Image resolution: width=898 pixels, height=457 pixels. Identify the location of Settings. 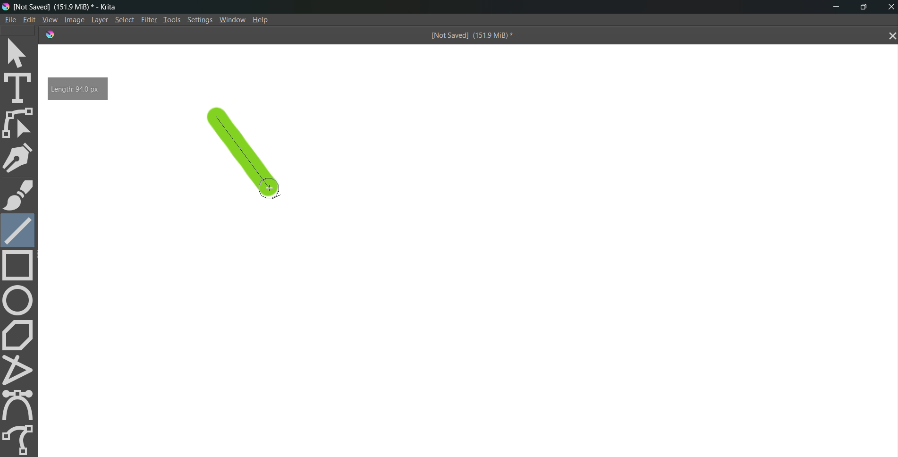
(201, 21).